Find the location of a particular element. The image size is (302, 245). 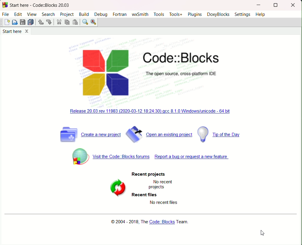

 is located at coordinates (41, 5).